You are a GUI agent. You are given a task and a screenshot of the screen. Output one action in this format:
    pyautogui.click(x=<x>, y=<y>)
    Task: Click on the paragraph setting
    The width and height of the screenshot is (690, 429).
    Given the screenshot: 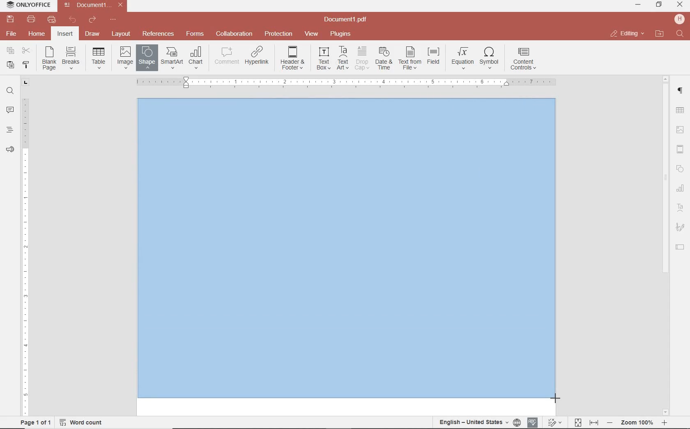 What is the action you would take?
    pyautogui.click(x=681, y=90)
    